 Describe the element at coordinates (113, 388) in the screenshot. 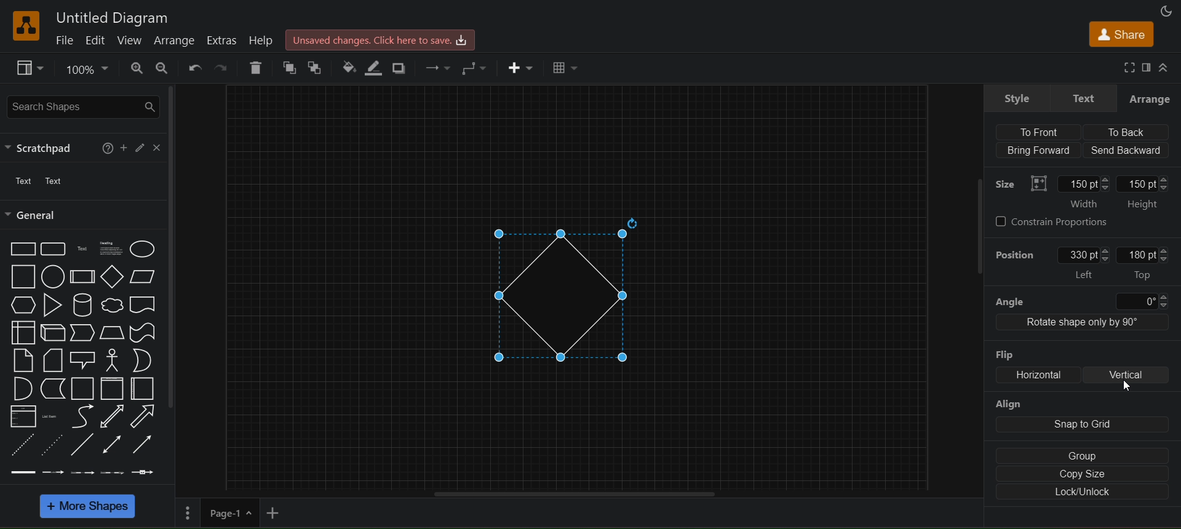

I see `vertical container` at that location.